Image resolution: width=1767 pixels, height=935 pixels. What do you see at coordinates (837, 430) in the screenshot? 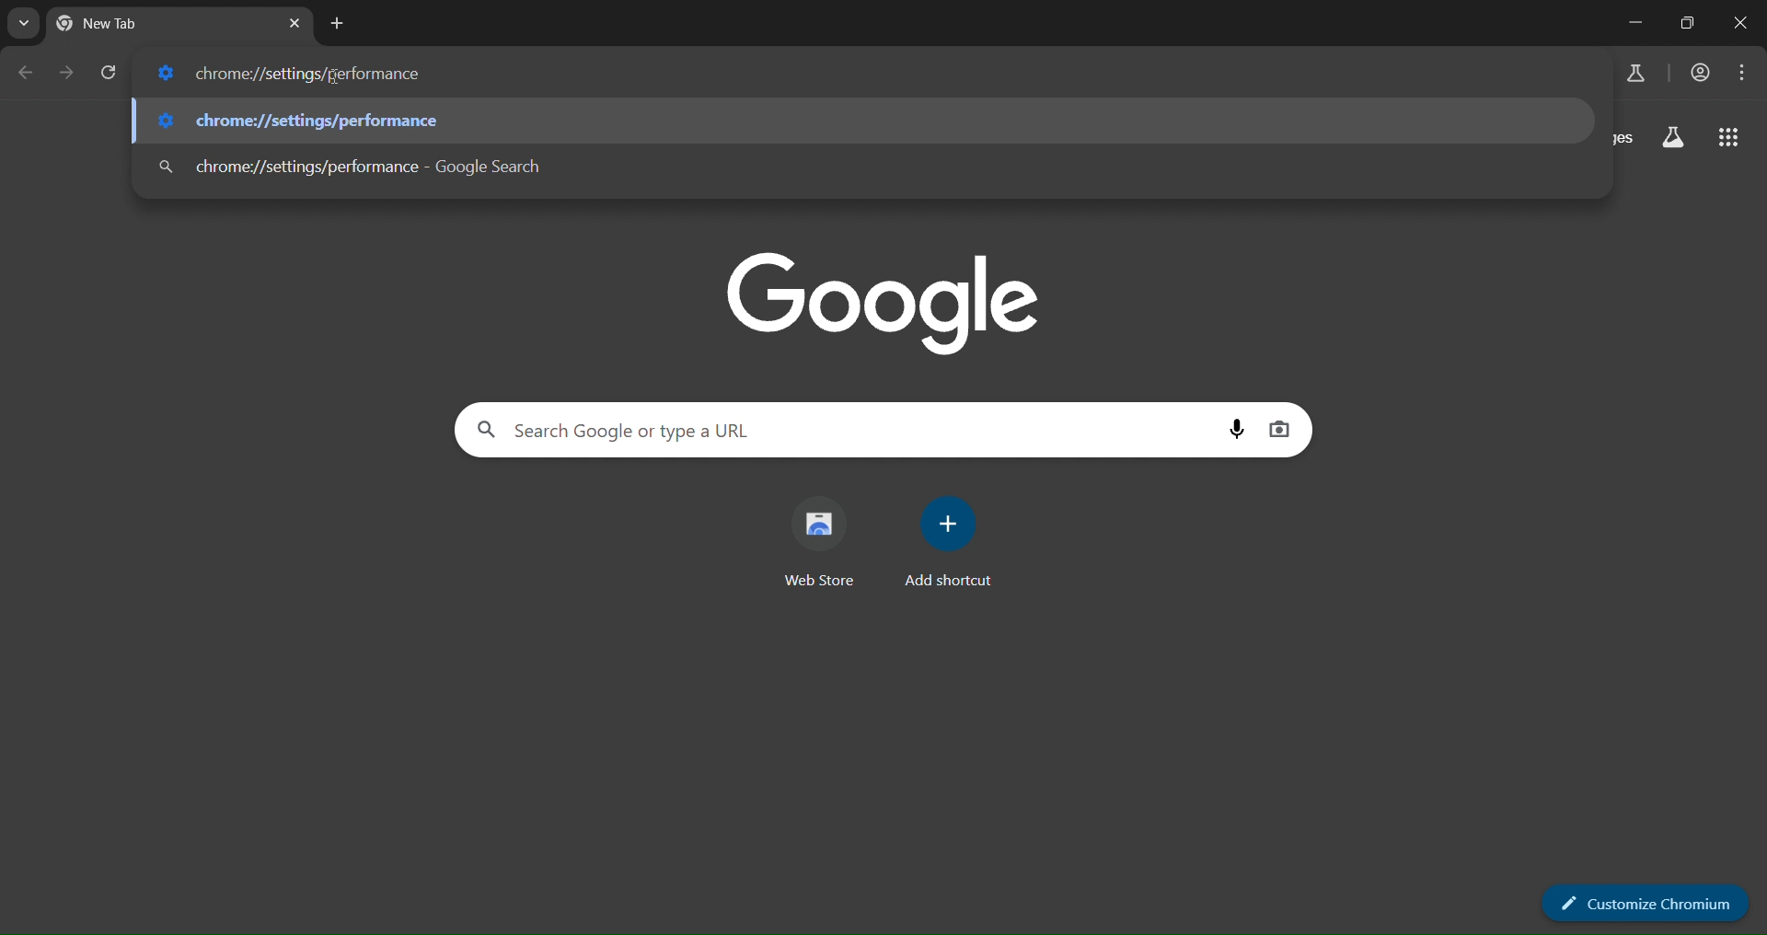
I see `Search Google or type a URL` at bounding box center [837, 430].